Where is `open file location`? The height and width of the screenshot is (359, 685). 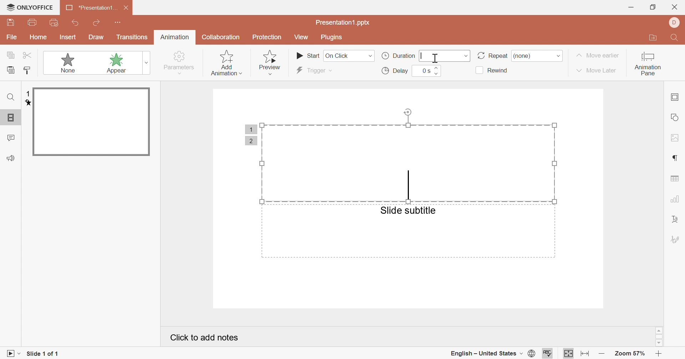
open file location is located at coordinates (655, 38).